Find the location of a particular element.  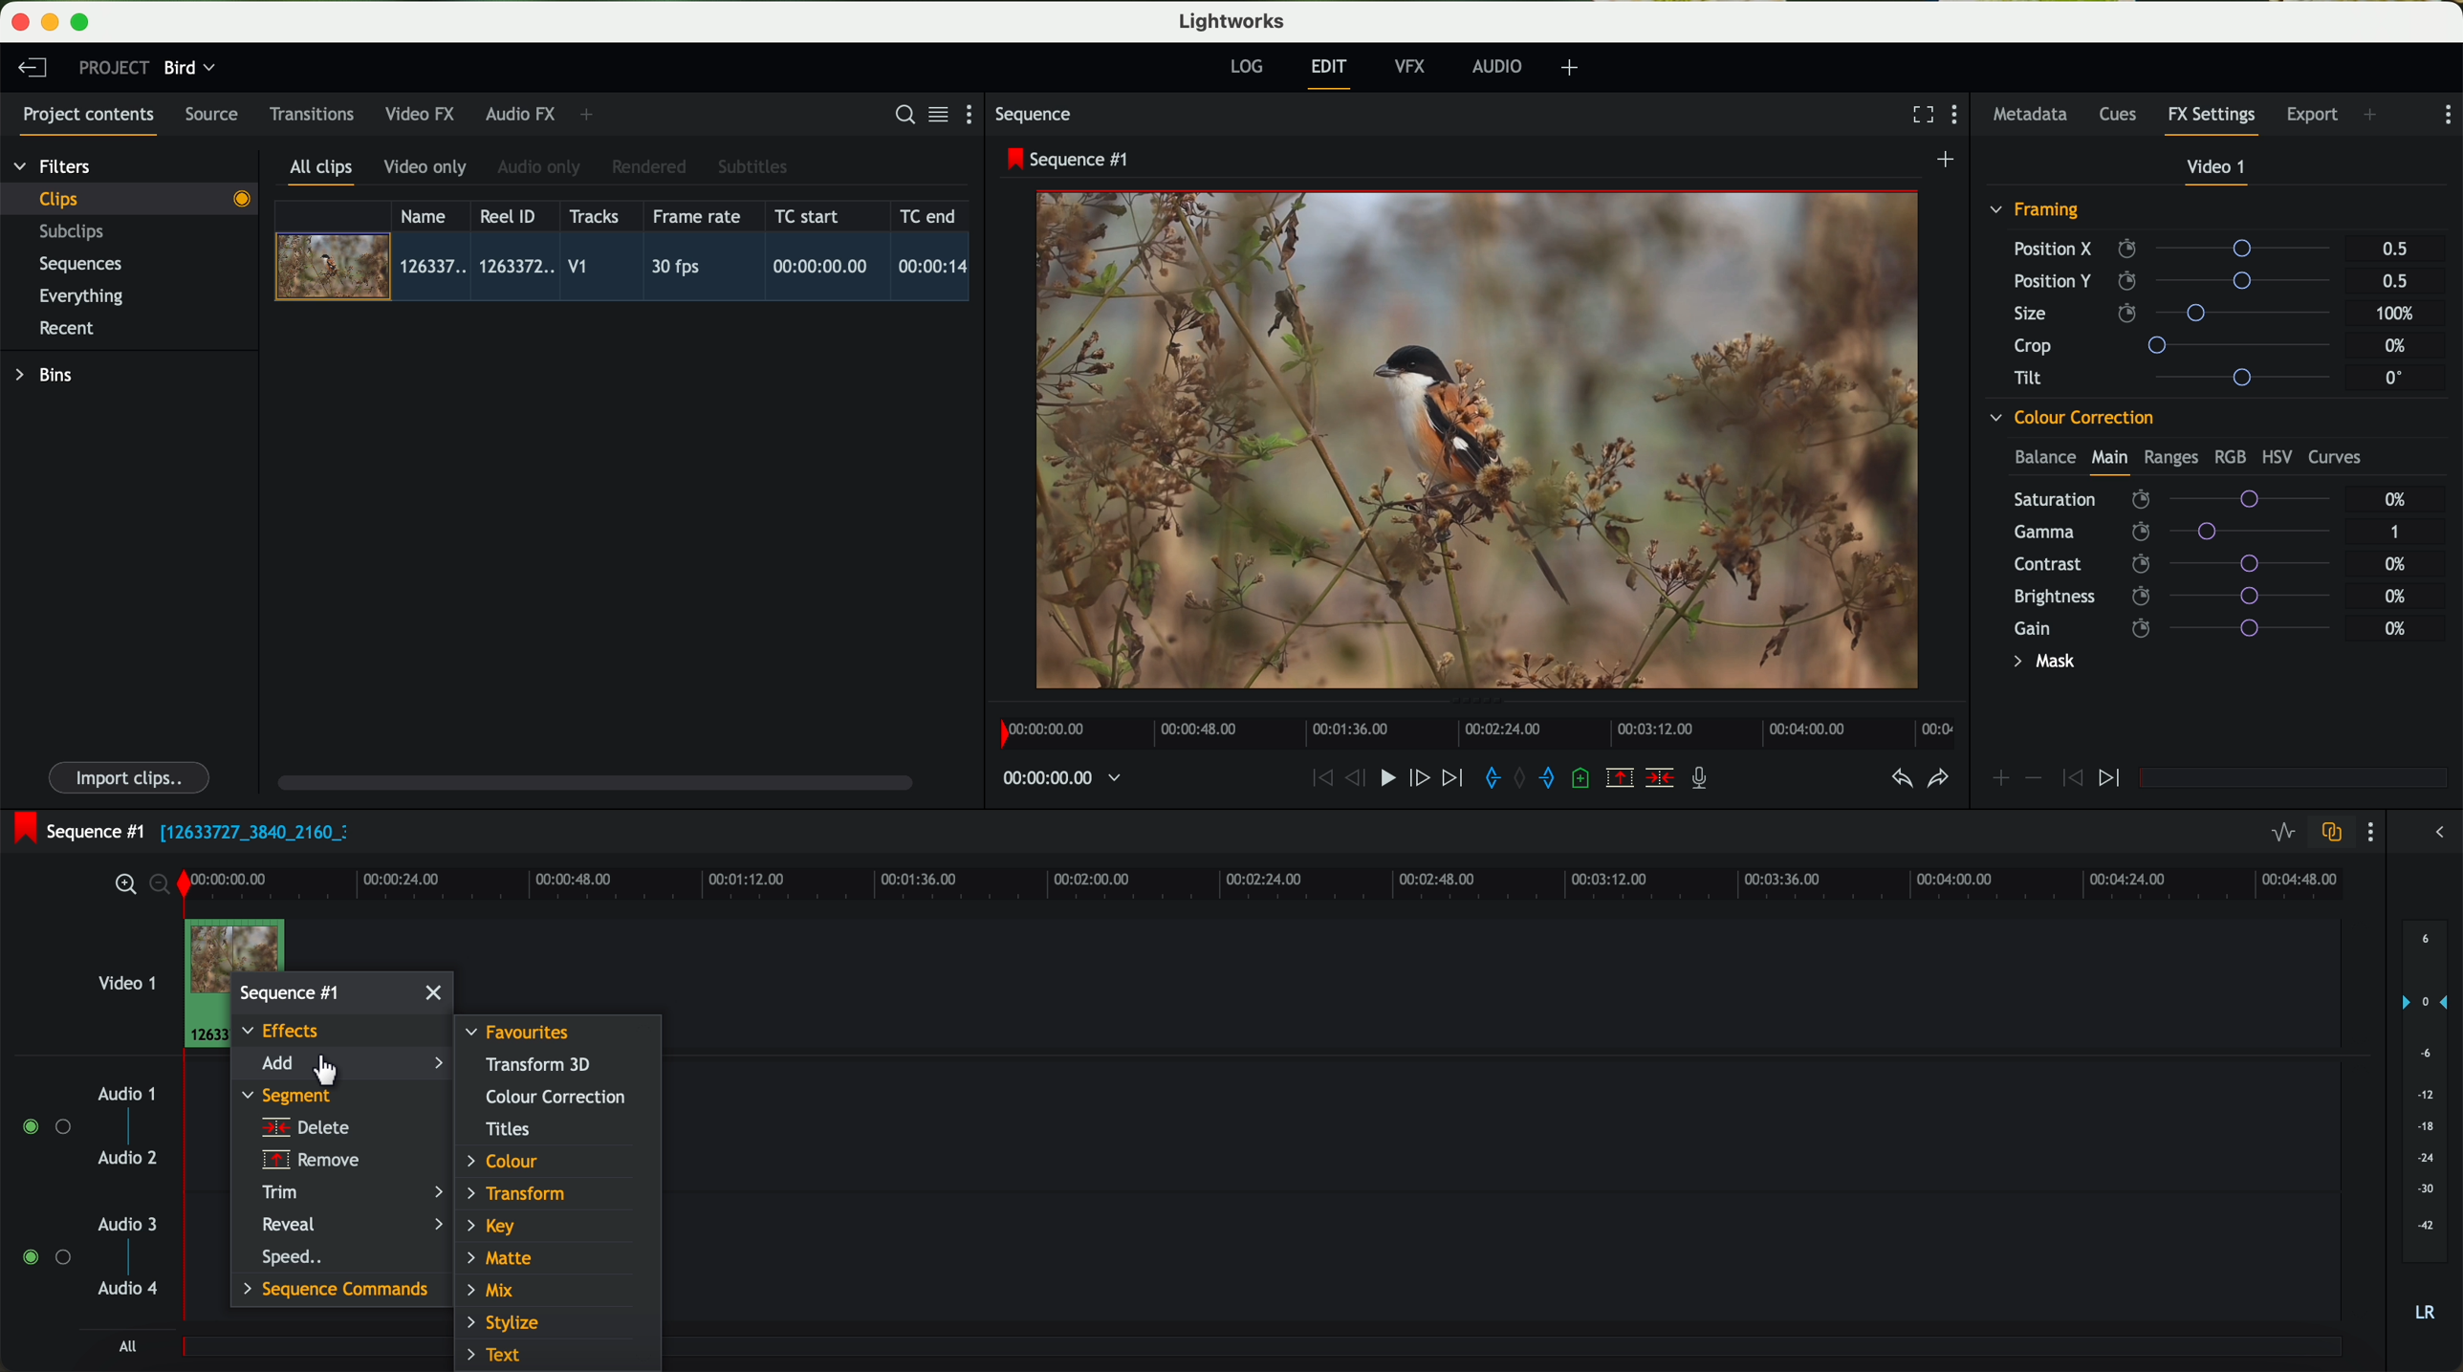

add panel is located at coordinates (591, 115).